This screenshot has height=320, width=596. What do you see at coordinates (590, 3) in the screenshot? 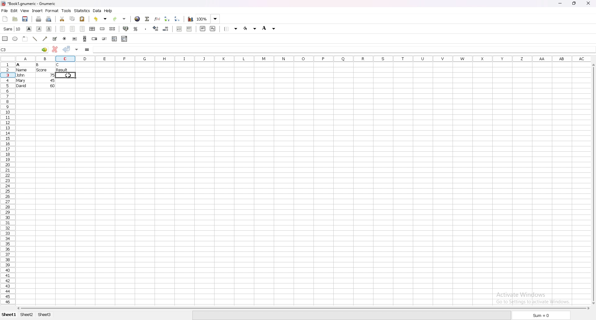
I see `close` at bounding box center [590, 3].